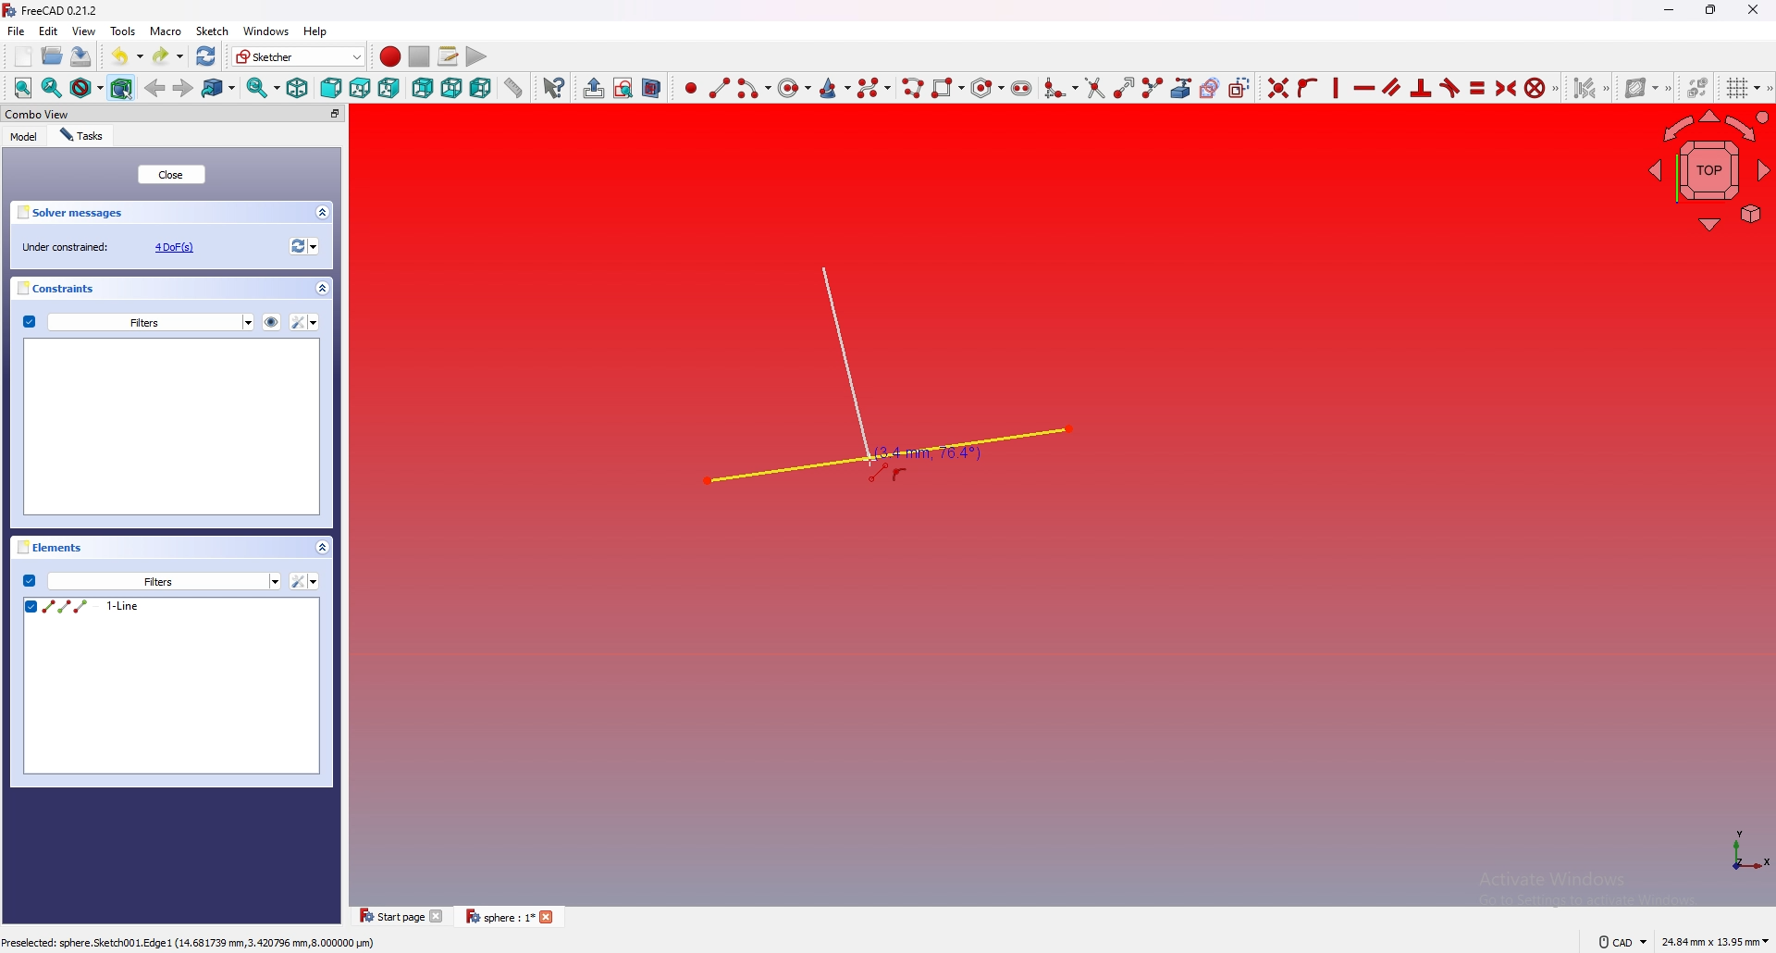 This screenshot has height=953, width=1776. What do you see at coordinates (178, 550) in the screenshot?
I see `Elements` at bounding box center [178, 550].